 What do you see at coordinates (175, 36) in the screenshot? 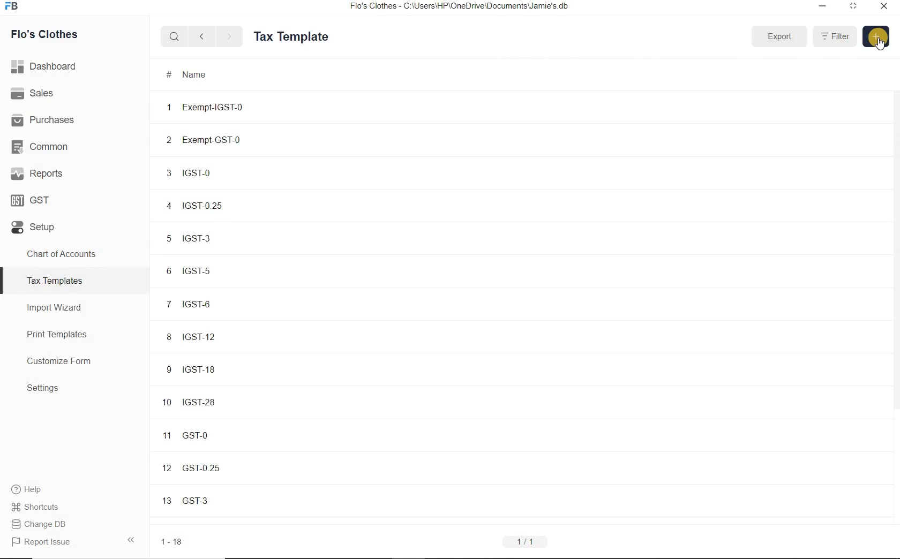
I see `Search Bar` at bounding box center [175, 36].